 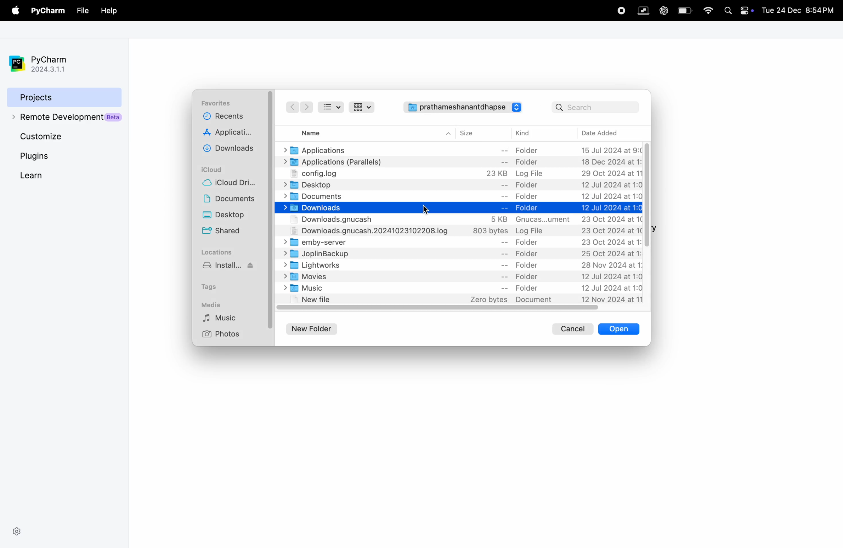 What do you see at coordinates (464, 265) in the screenshot?
I see `light works` at bounding box center [464, 265].